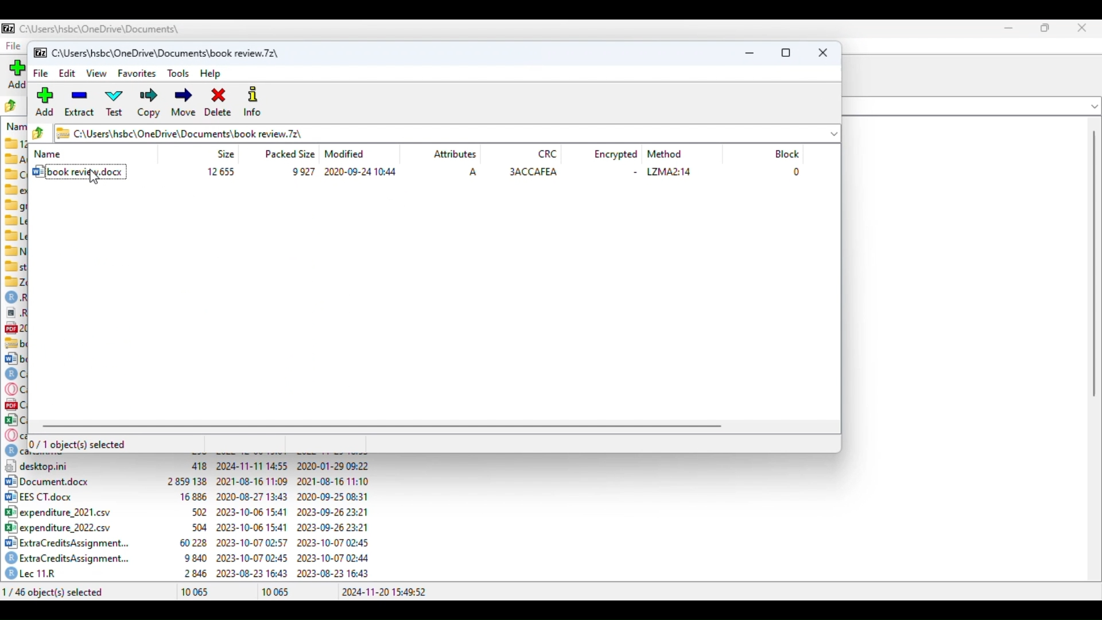 Image resolution: width=1102 pixels, height=620 pixels. I want to click on add, so click(44, 102).